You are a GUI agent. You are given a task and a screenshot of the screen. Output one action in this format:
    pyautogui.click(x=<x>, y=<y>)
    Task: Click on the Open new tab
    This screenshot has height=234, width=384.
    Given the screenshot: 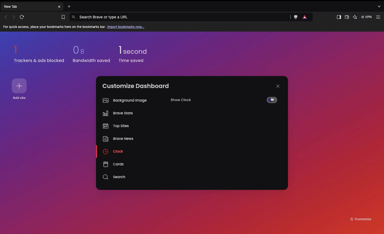 What is the action you would take?
    pyautogui.click(x=68, y=6)
    